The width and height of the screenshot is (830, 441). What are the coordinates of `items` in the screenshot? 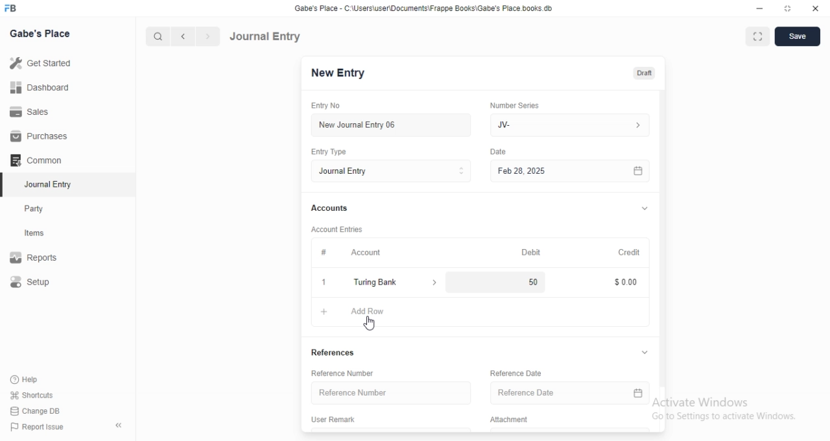 It's located at (43, 234).